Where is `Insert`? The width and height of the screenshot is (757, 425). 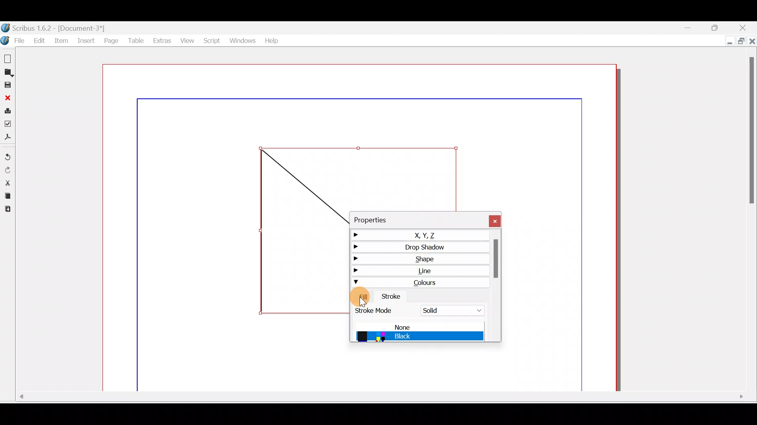
Insert is located at coordinates (86, 42).